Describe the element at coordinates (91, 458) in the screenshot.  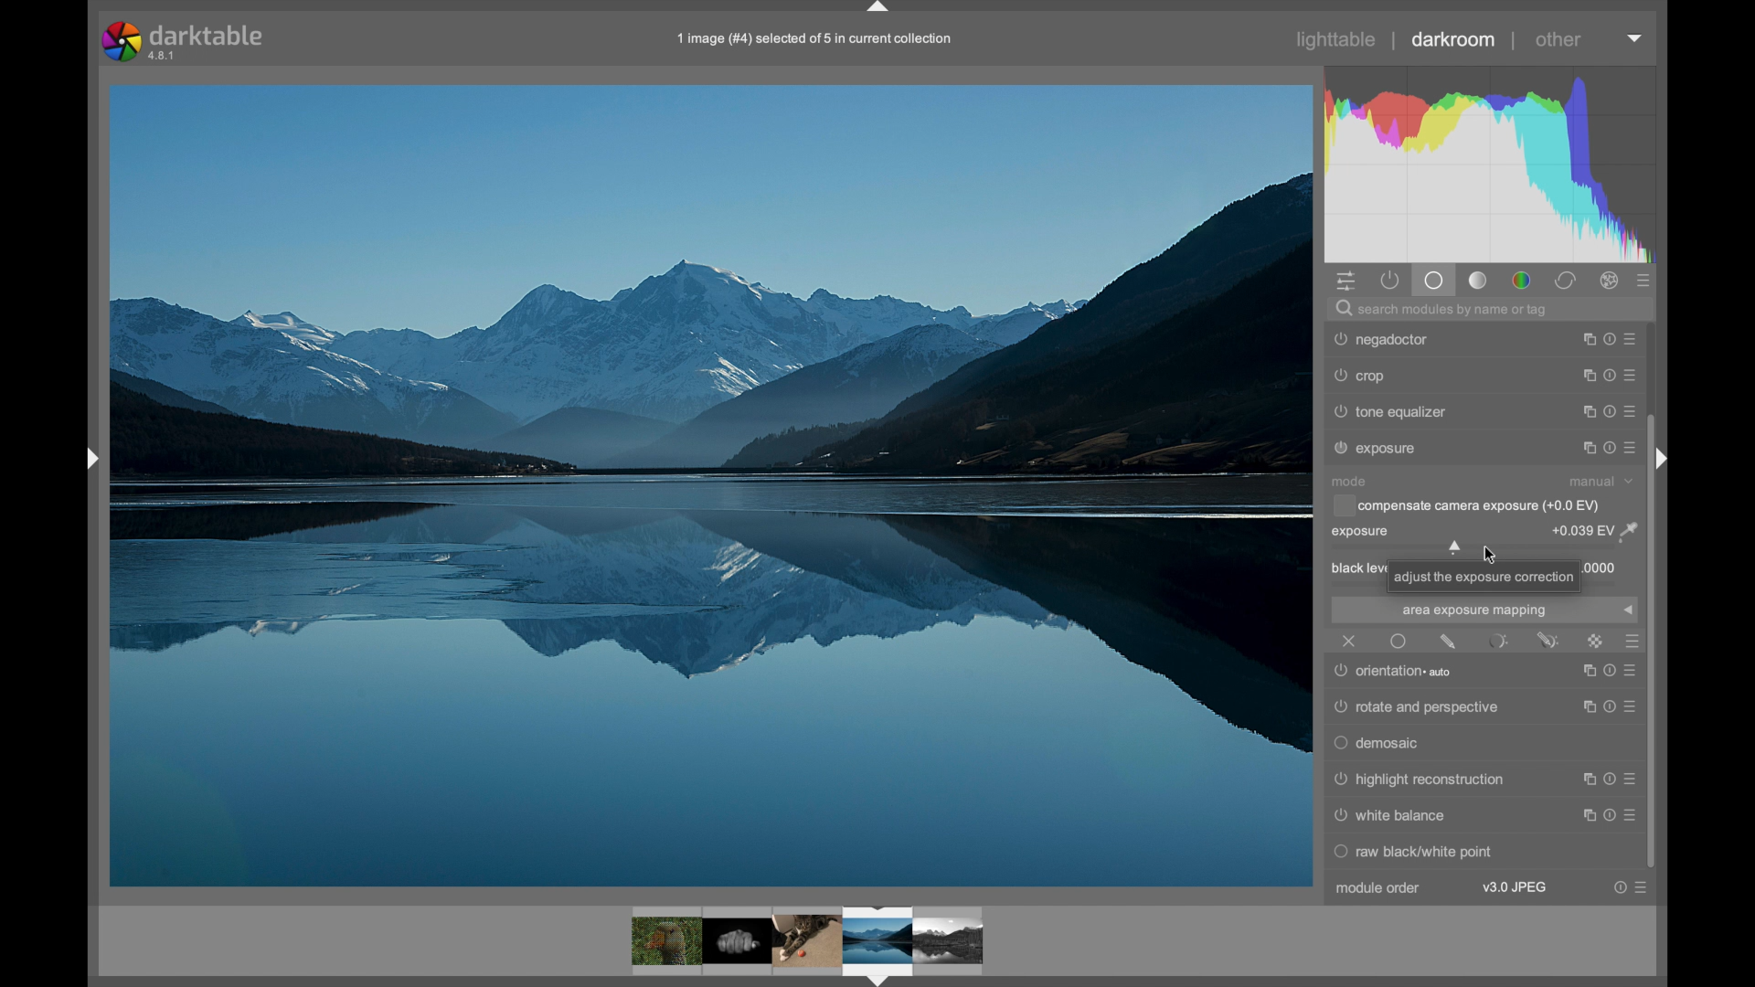
I see `drag handle` at that location.